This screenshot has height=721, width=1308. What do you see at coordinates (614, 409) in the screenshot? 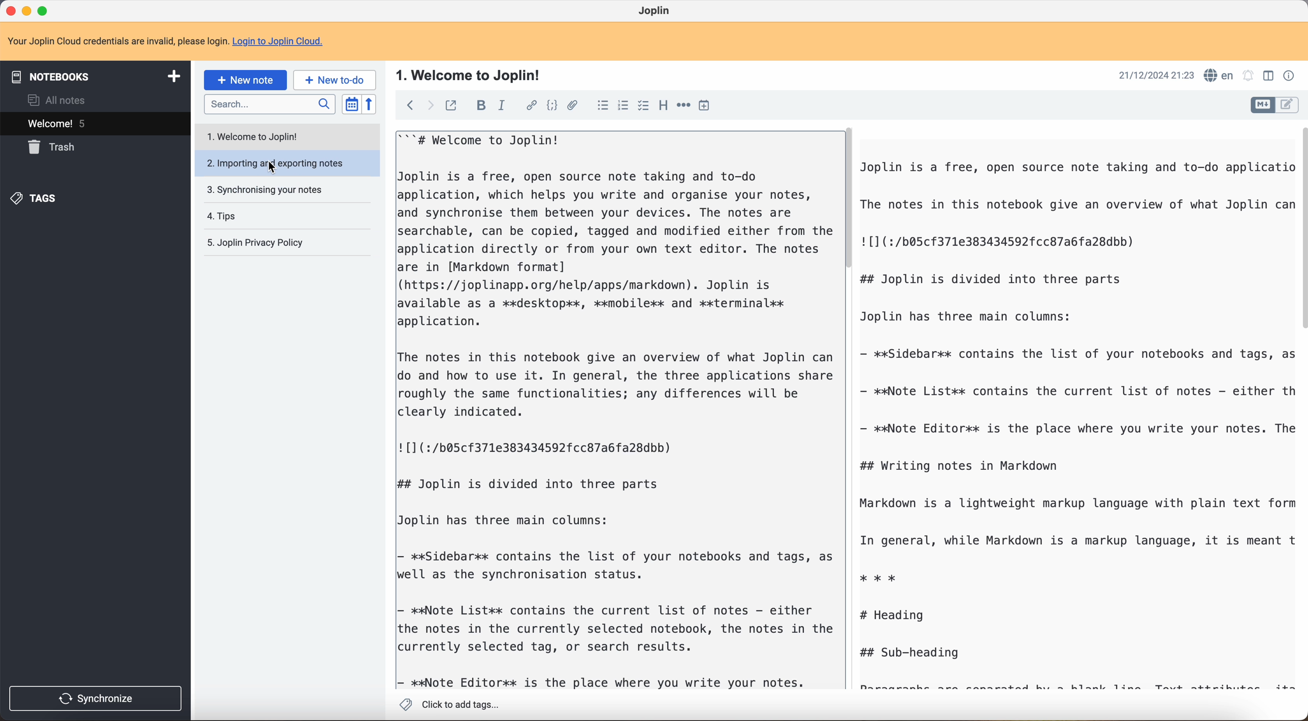
I see `Welcome to Joplin! Joplin is a free, open source note talking and to-do application, which helps you write and organize your notes, and synchronize them between your devices. The notes are searchable, can be copied, tagged and modified either from the application directly or from your own text editor. The notes are in Markdown format…` at bounding box center [614, 409].